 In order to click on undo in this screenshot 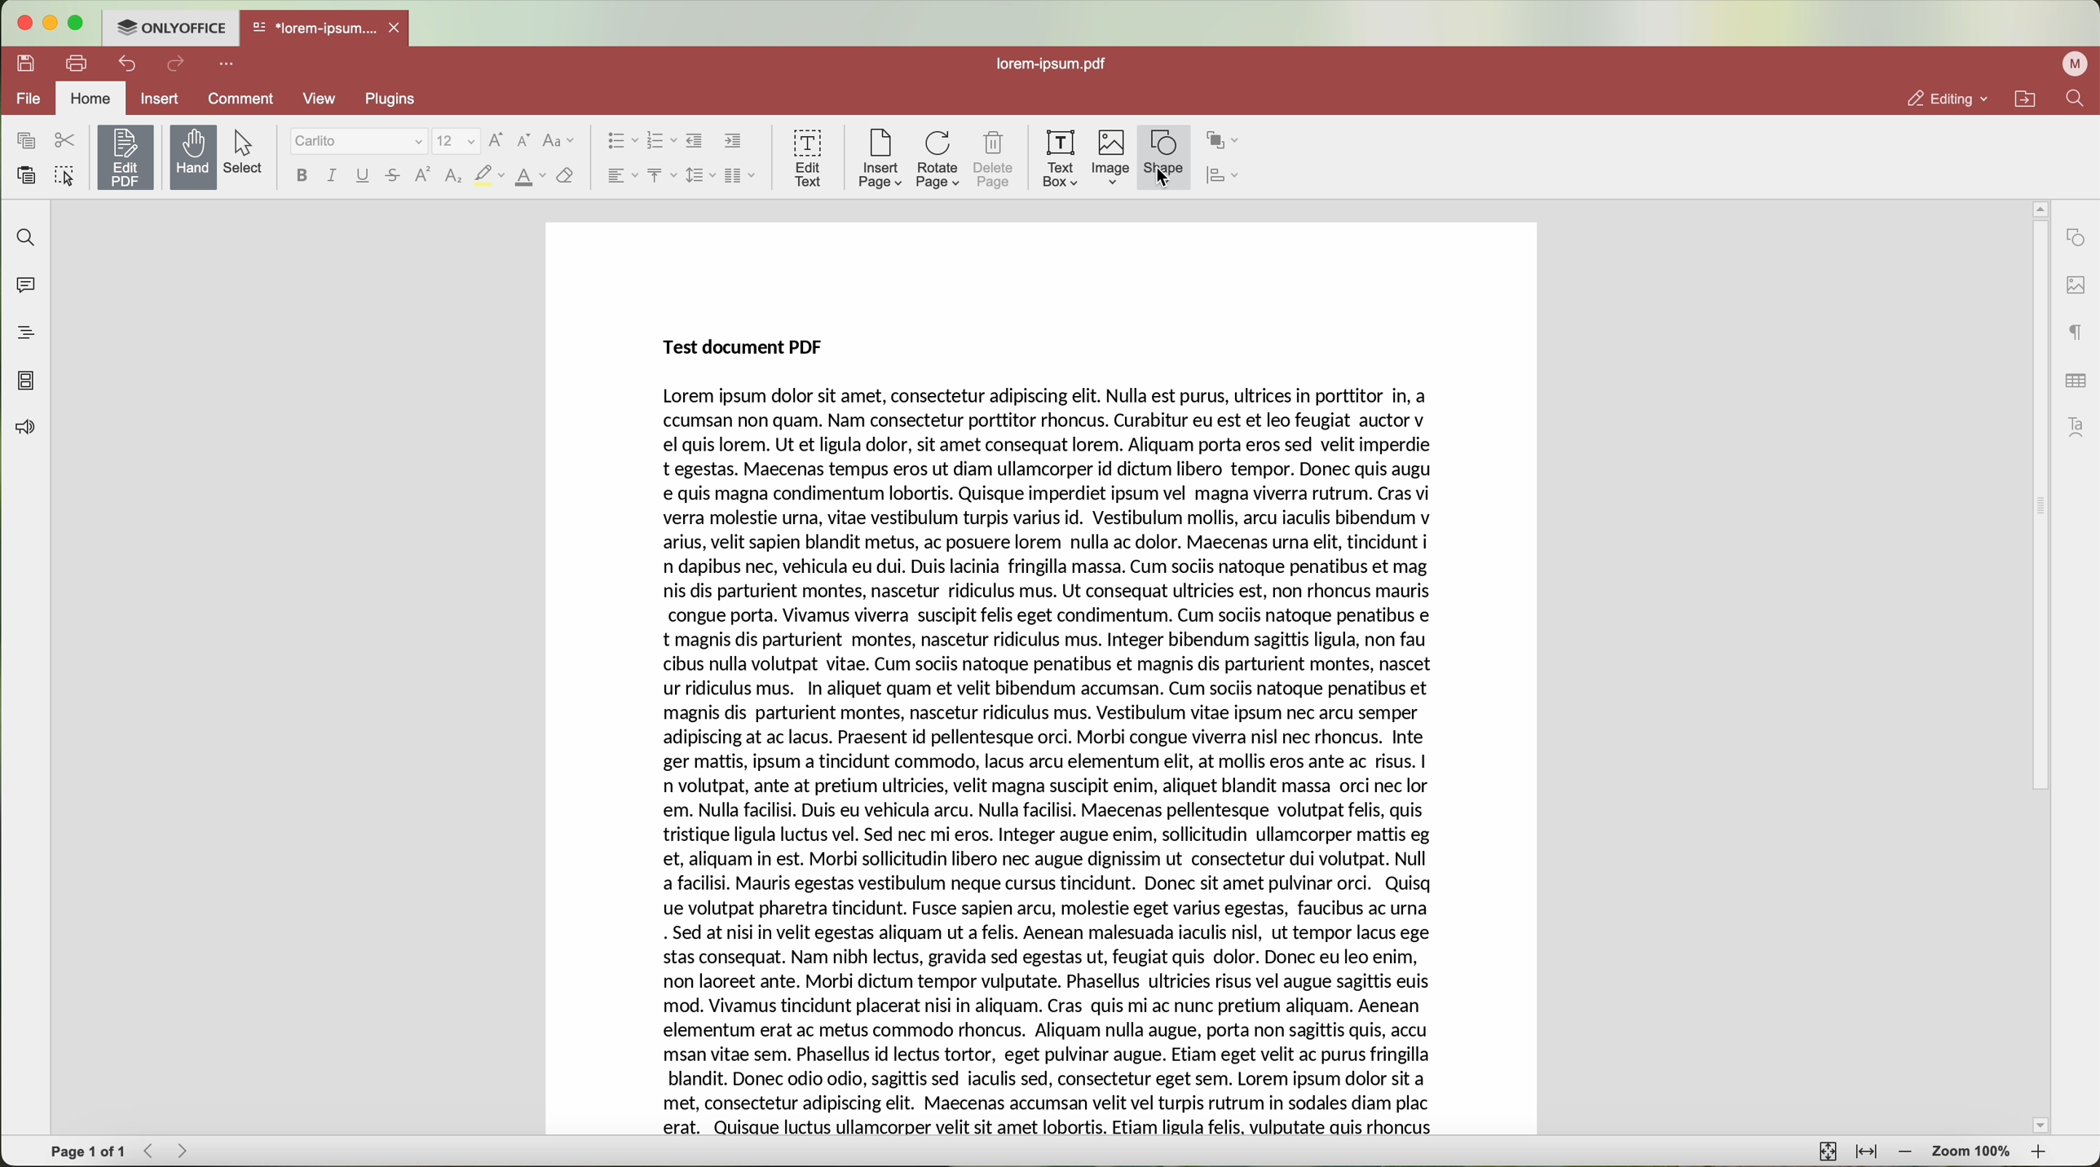, I will do `click(130, 63)`.